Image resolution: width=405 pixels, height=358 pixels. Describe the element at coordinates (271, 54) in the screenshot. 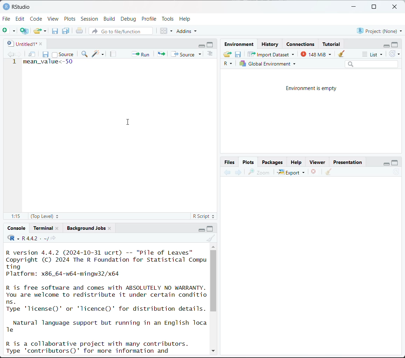

I see `Import Dataset` at that location.